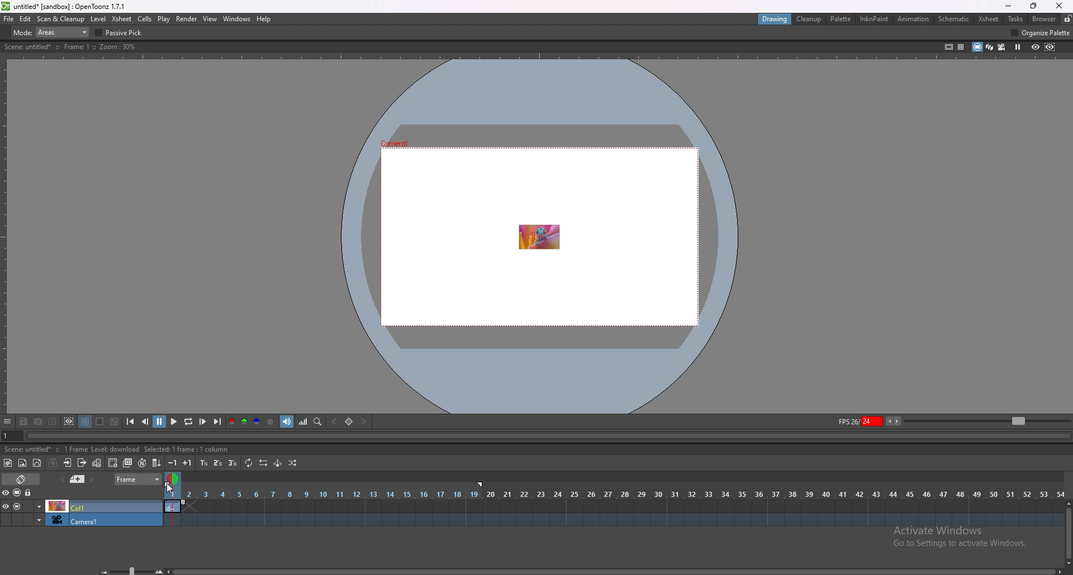  What do you see at coordinates (53, 421) in the screenshot?
I see `compare to snapshot` at bounding box center [53, 421].